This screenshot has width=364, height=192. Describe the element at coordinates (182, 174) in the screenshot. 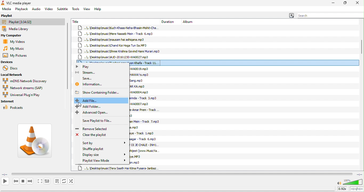

I see `video playback` at that location.